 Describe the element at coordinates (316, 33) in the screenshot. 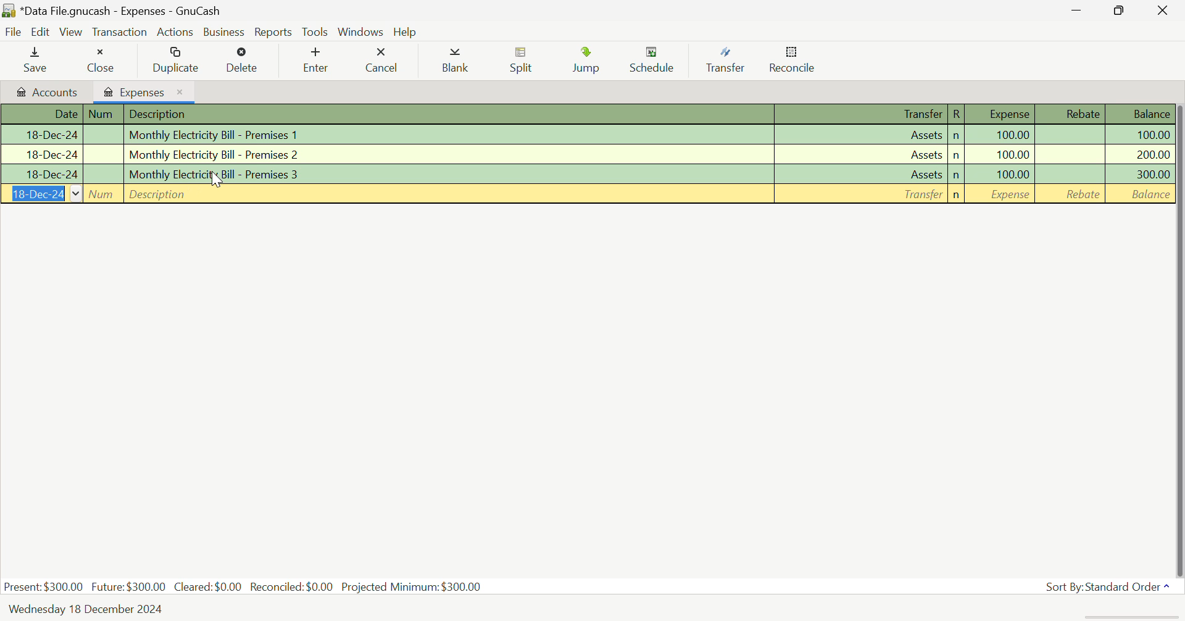

I see `Tools` at that location.